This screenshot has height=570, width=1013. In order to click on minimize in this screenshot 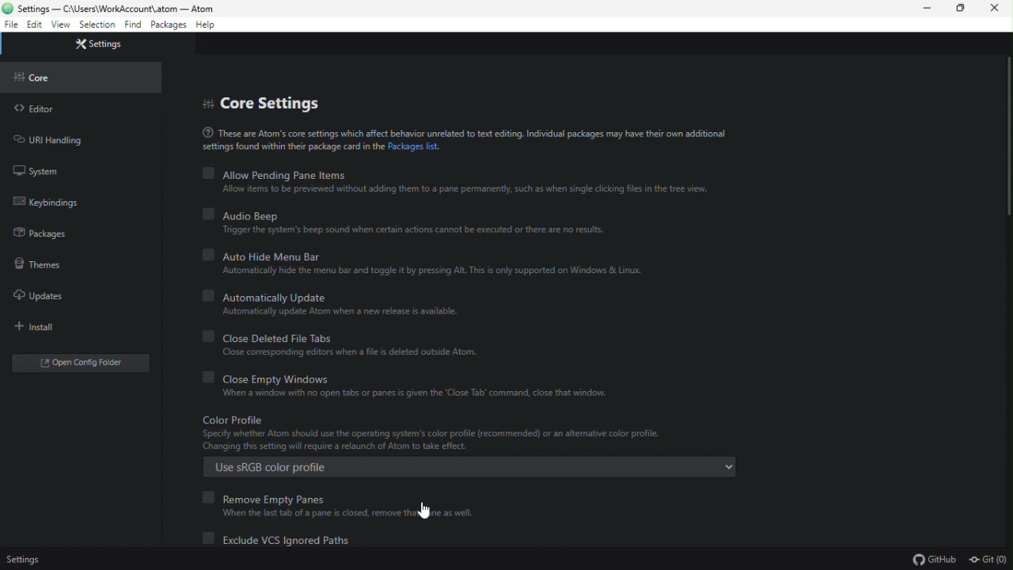, I will do `click(927, 10)`.